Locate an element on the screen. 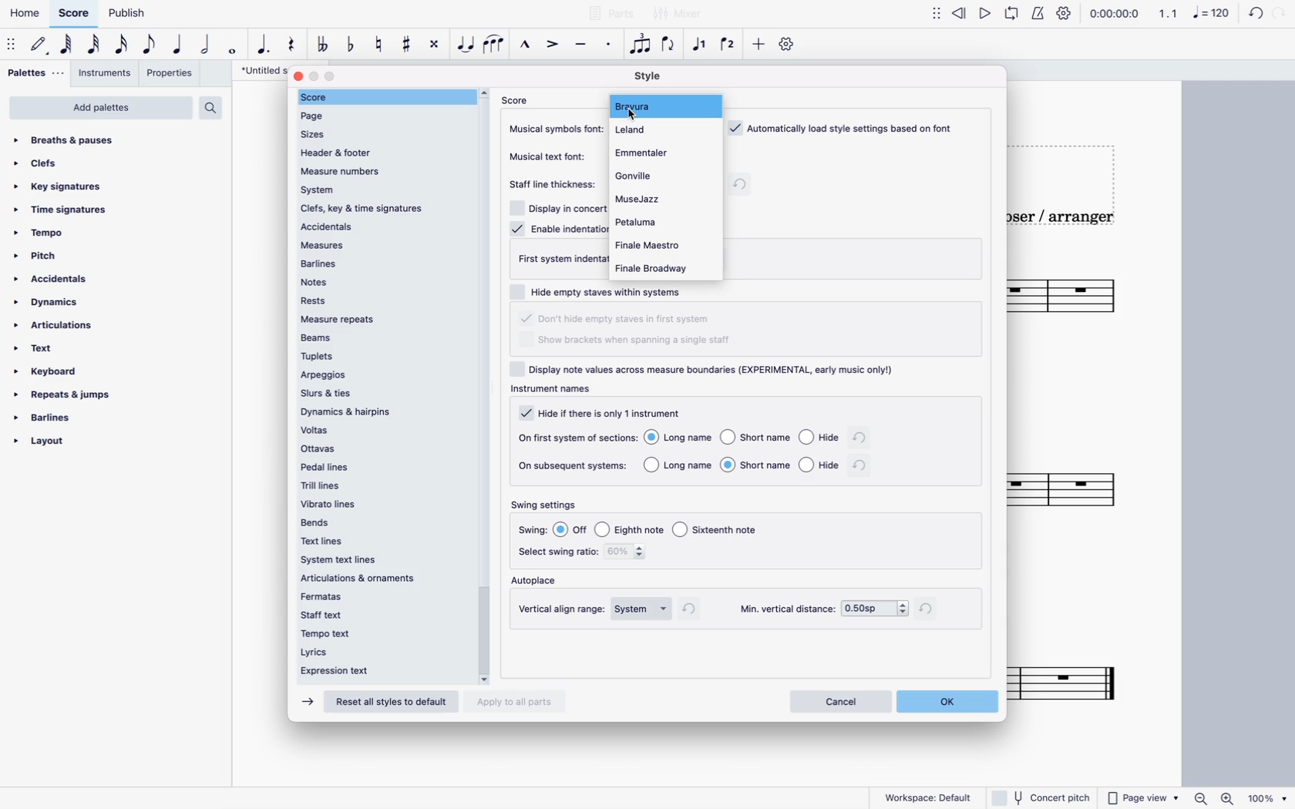 This screenshot has height=809, width=1295. composer / arranger is located at coordinates (1075, 218).